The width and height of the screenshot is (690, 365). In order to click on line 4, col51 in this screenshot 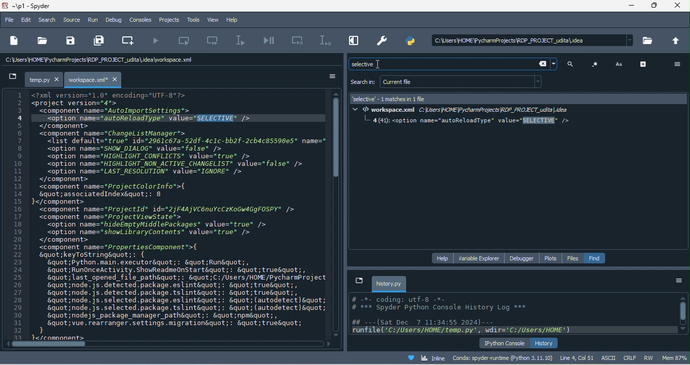, I will do `click(577, 357)`.